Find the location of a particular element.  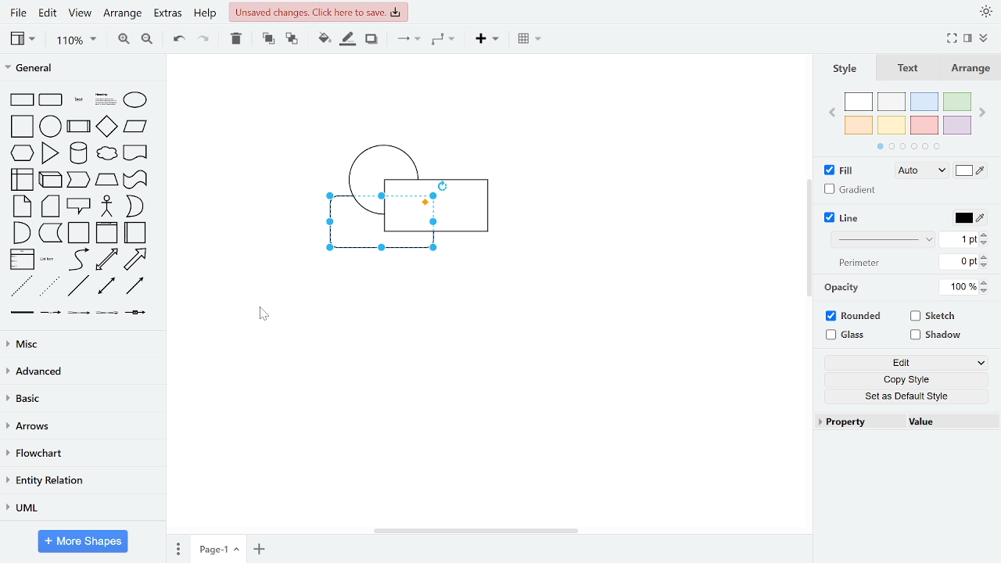

and is located at coordinates (21, 232).